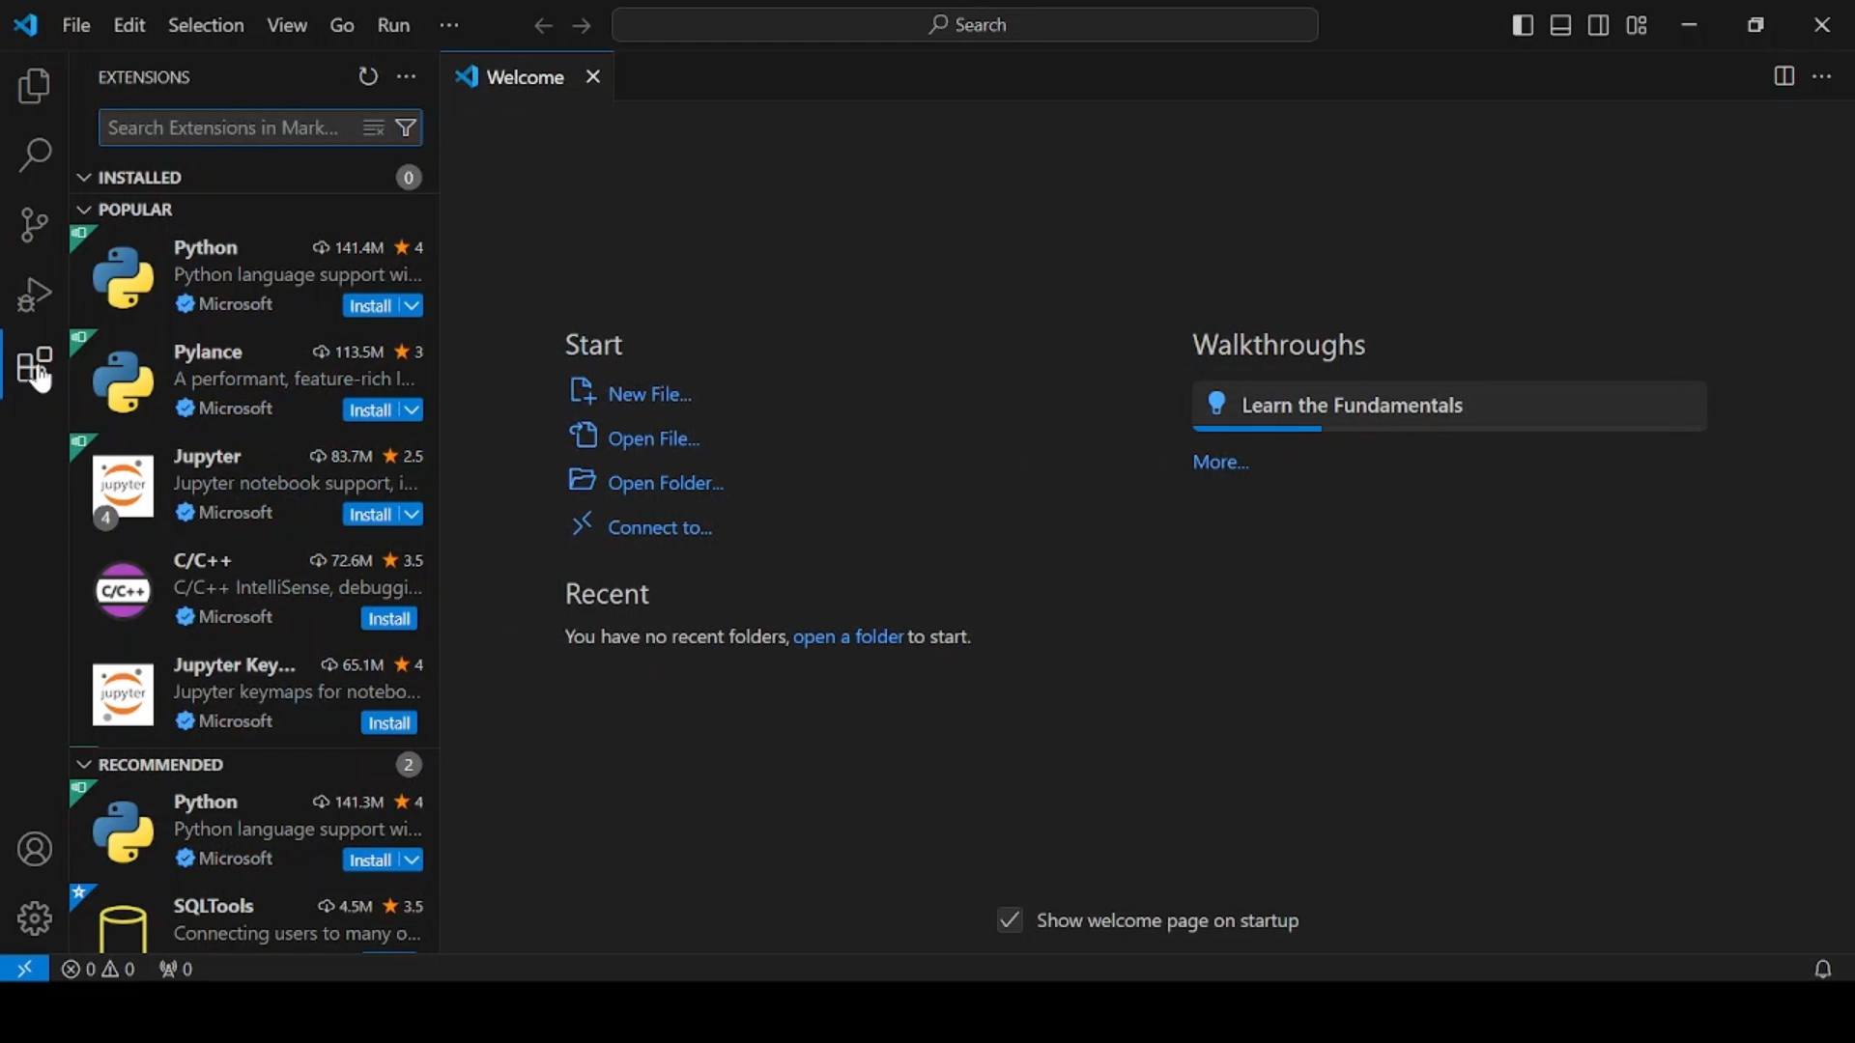  Describe the element at coordinates (627, 595) in the screenshot. I see `recent` at that location.